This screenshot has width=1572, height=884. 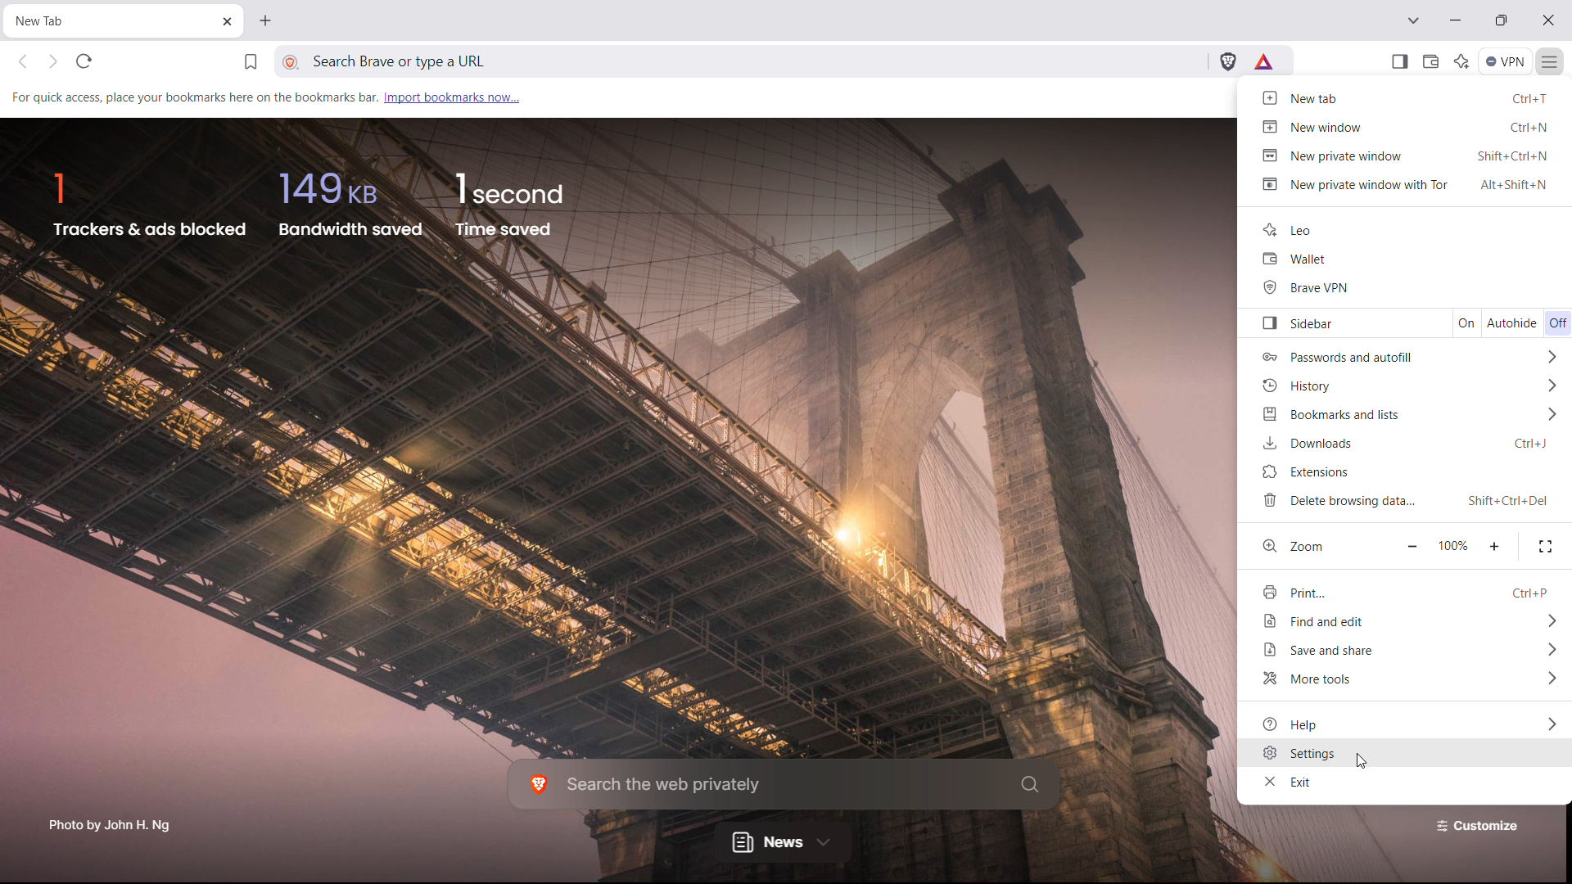 I want to click on exit, so click(x=1403, y=783).